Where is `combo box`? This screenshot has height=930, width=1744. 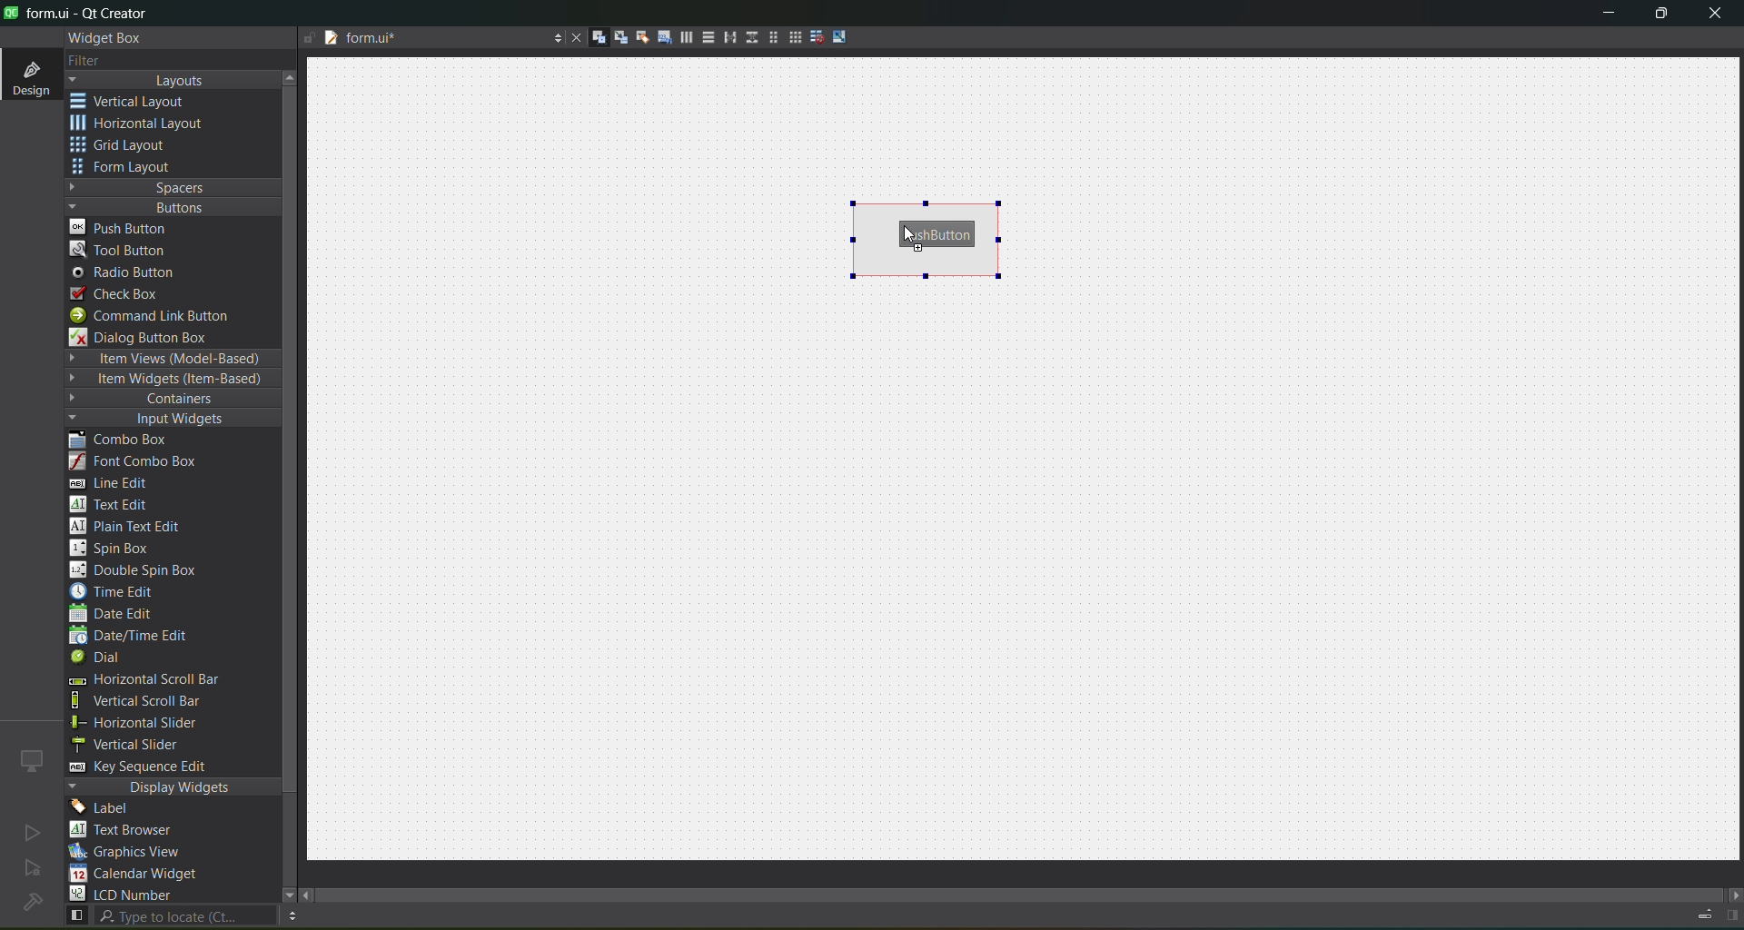
combo box is located at coordinates (132, 440).